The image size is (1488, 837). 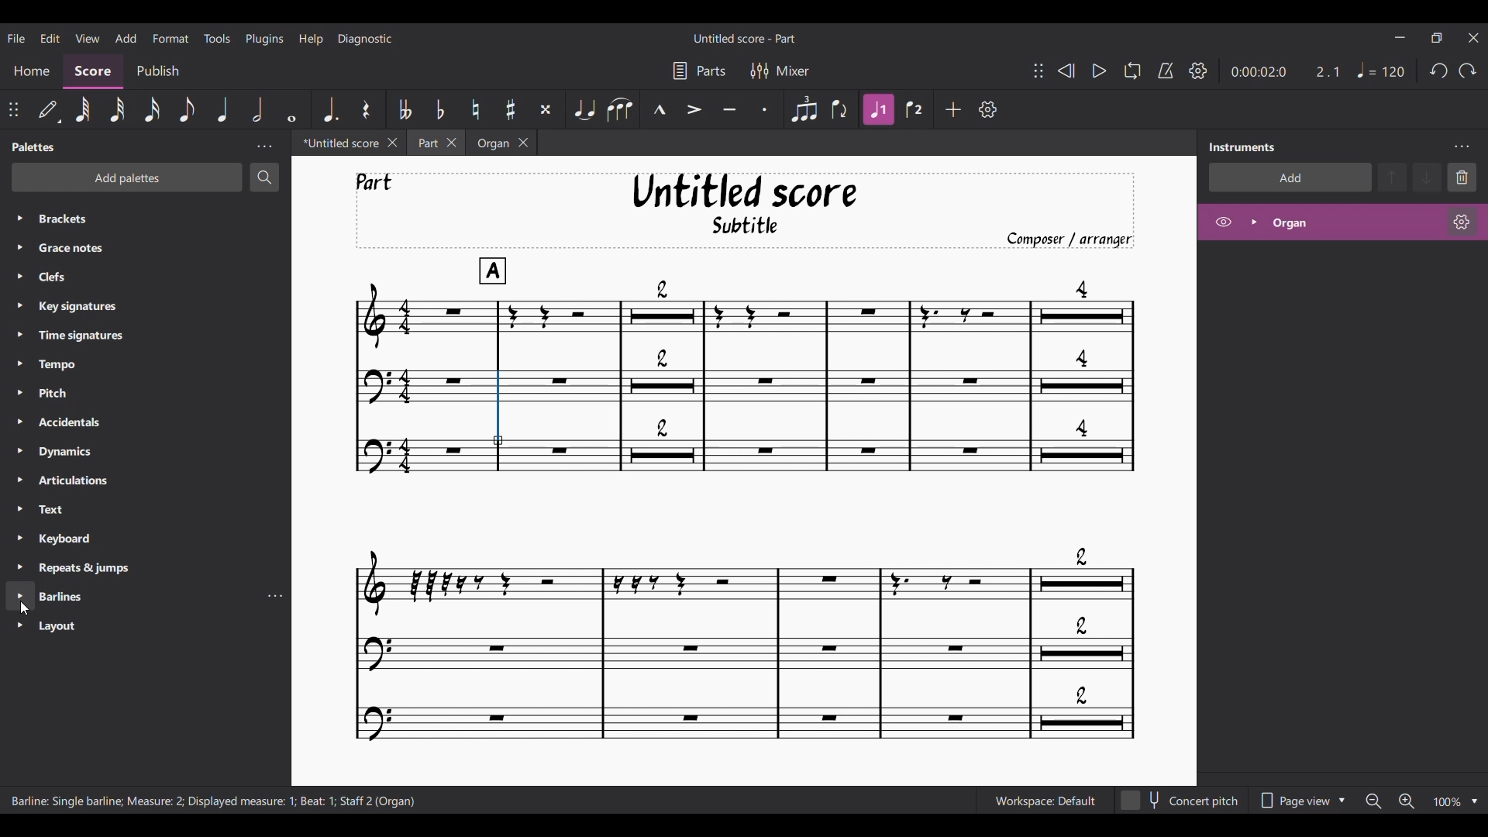 I want to click on Add instrument, so click(x=1290, y=177).